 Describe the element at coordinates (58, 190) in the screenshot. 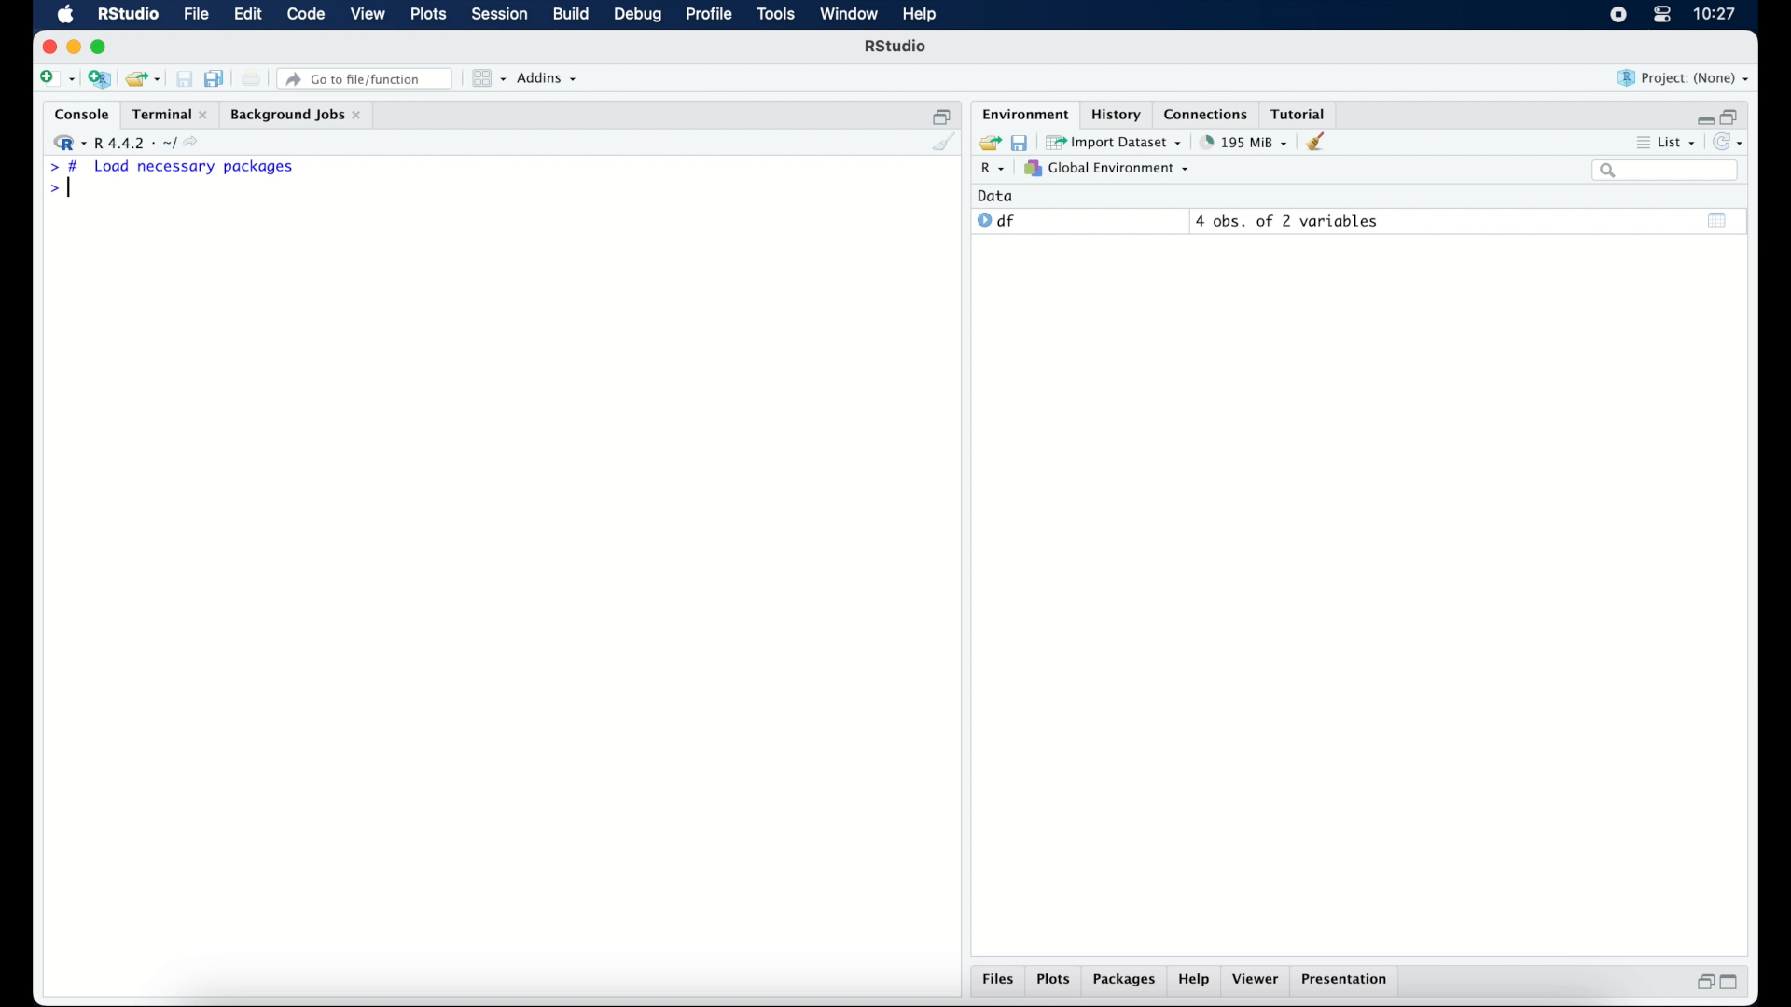

I see `command prompt` at that location.